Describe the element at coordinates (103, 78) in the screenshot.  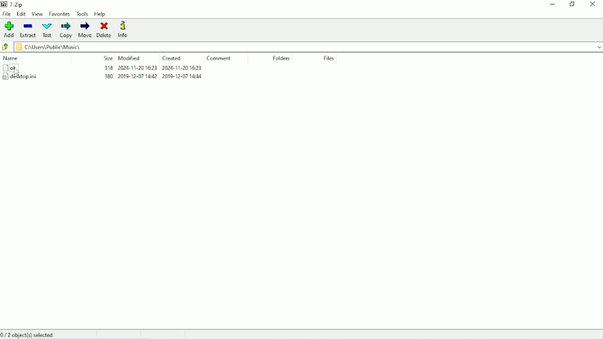
I see `desktop.ini` at that location.